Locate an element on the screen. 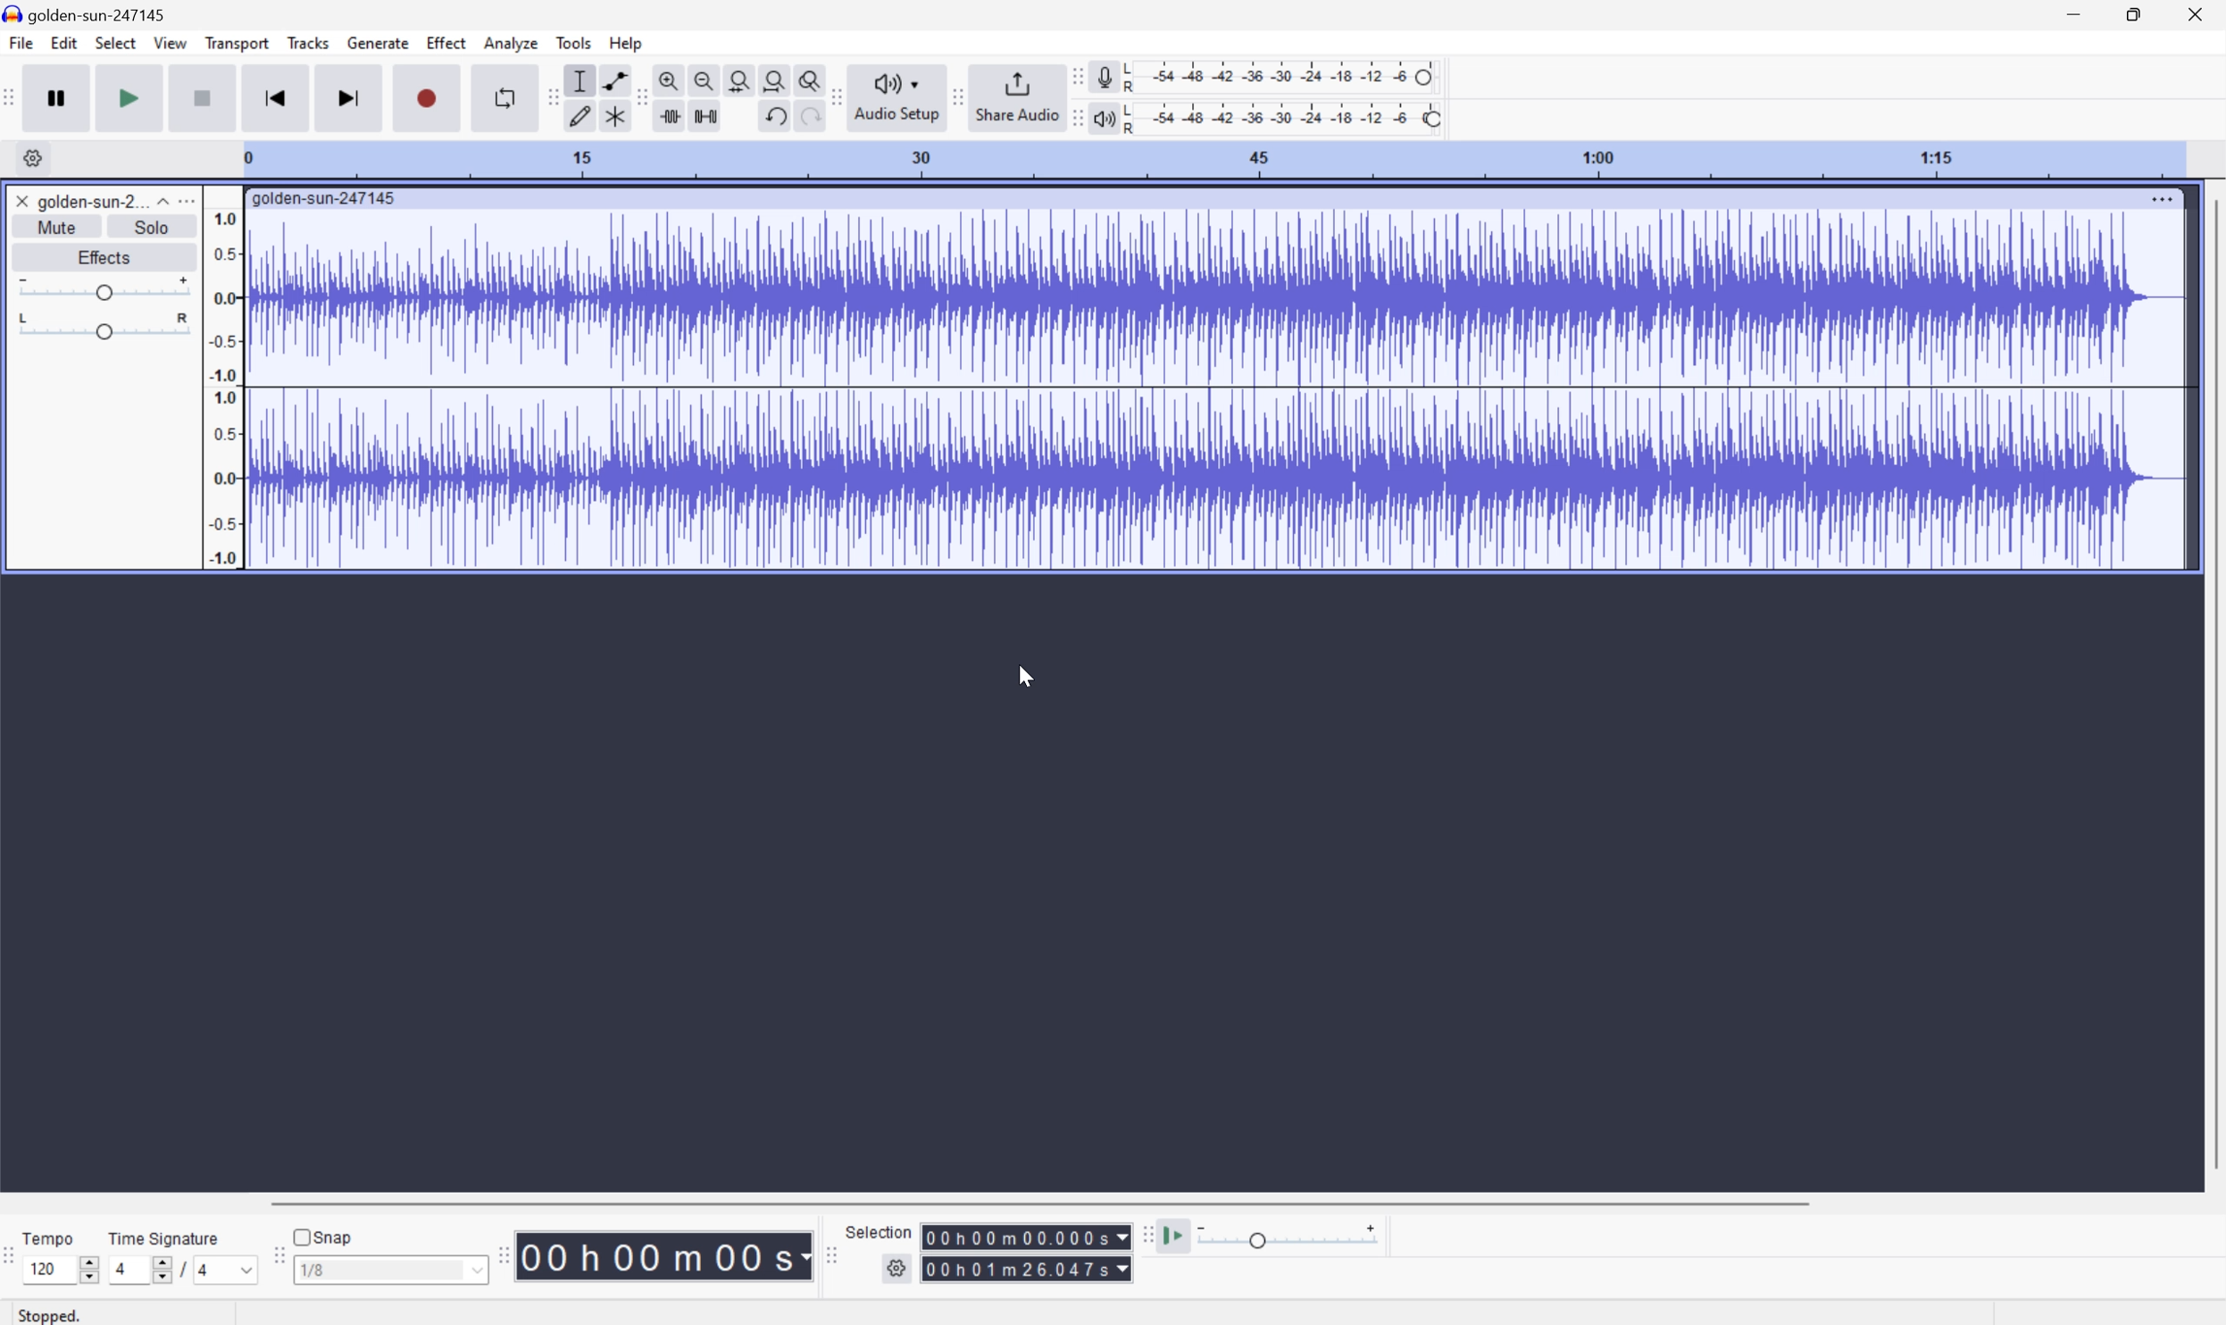 The width and height of the screenshot is (2226, 1325). Stopped is located at coordinates (52, 1313).